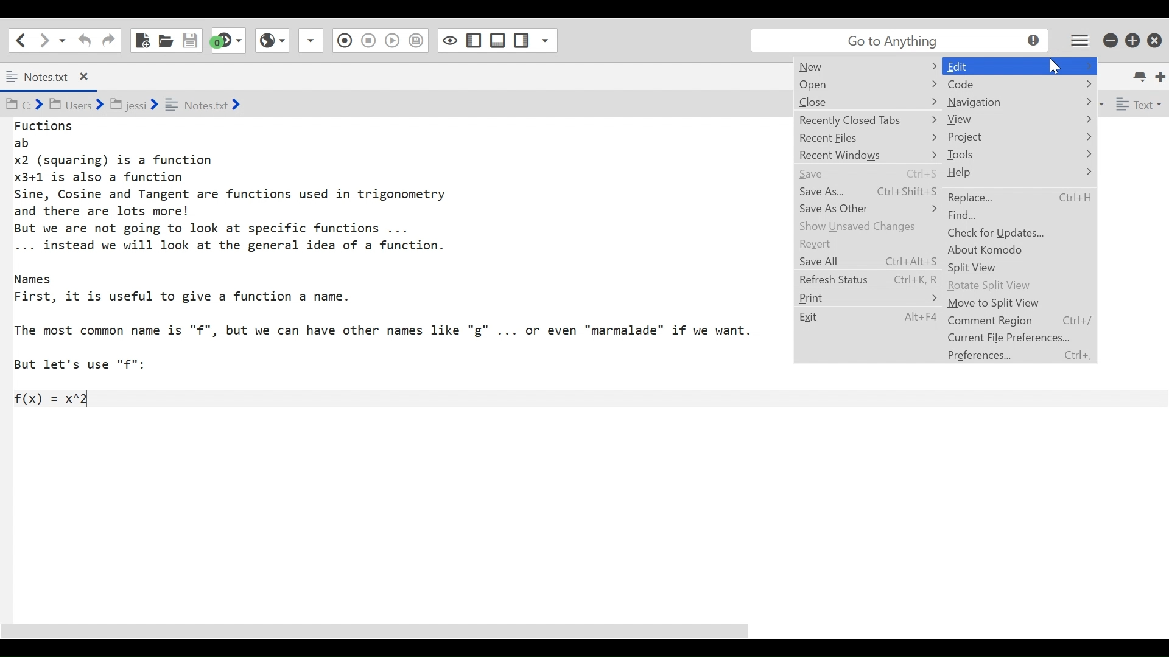  I want to click on Cd BY Users ¥ BJ jessi ¥ = Notesixt &, so click(149, 106).